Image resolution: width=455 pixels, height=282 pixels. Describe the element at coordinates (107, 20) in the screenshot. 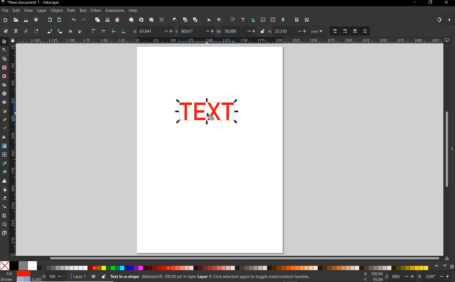

I see `cut` at that location.